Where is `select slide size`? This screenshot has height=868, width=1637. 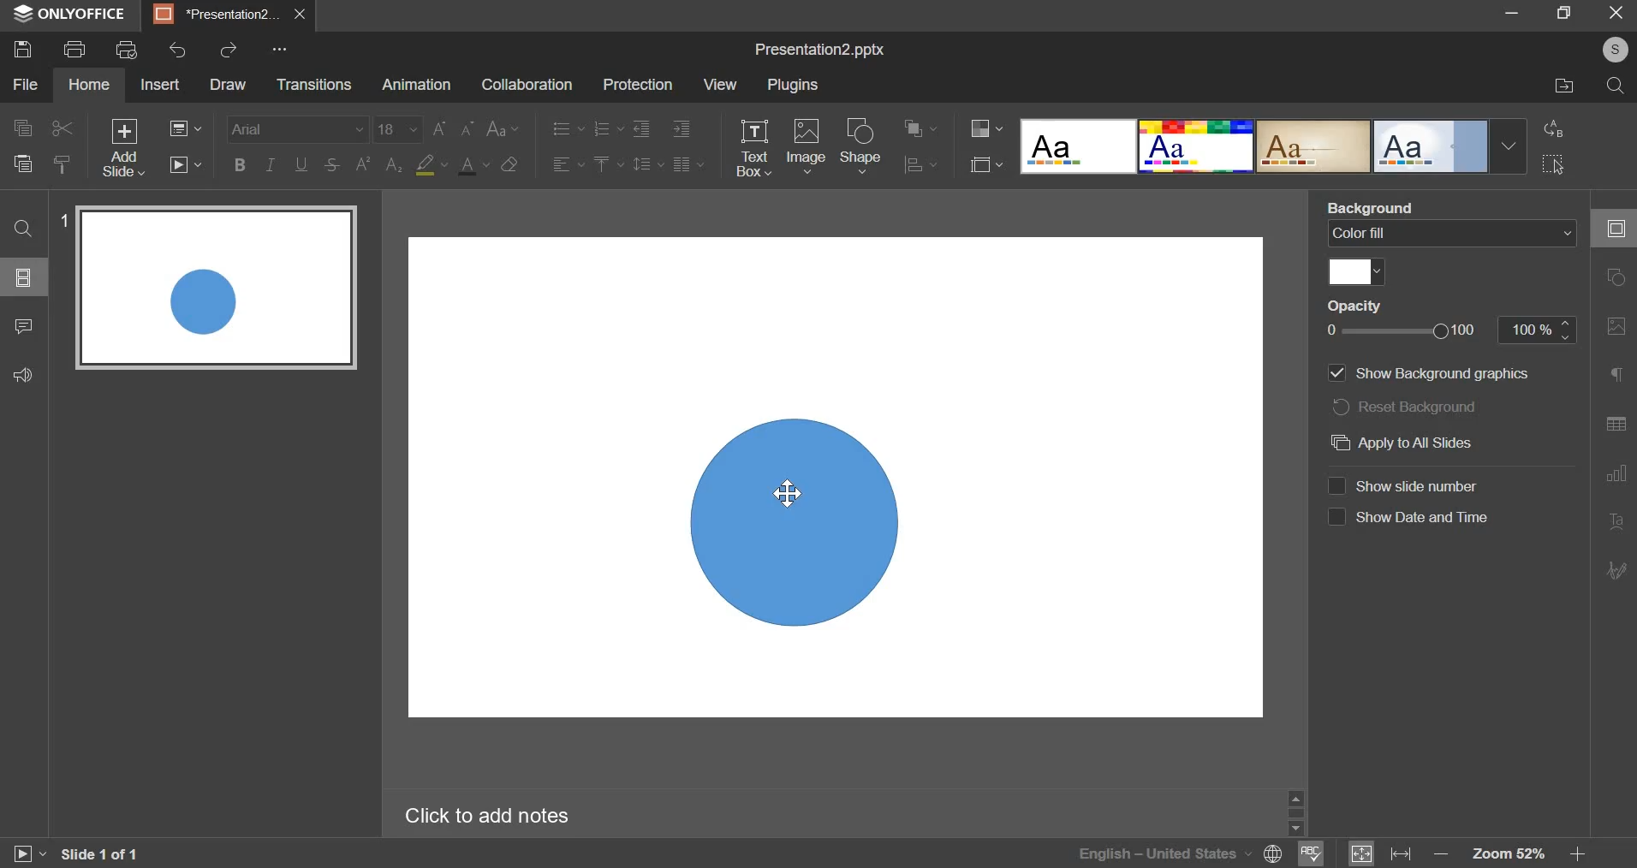
select slide size is located at coordinates (985, 167).